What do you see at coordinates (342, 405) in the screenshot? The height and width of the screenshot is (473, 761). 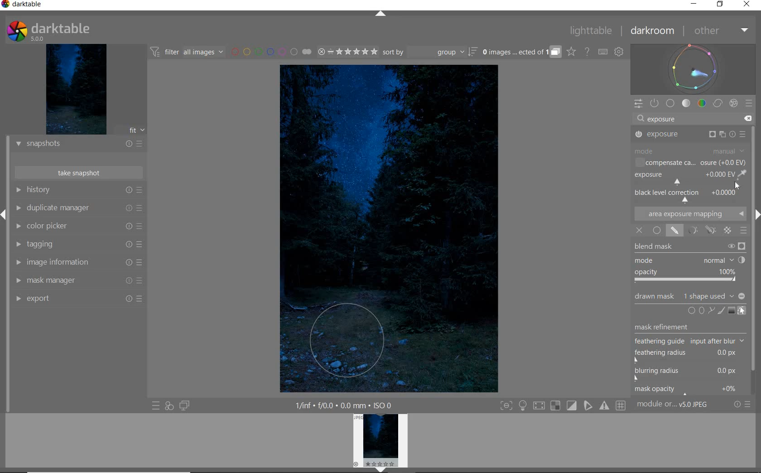 I see `1/inf*f/0.0 mm*ISO 0` at bounding box center [342, 405].